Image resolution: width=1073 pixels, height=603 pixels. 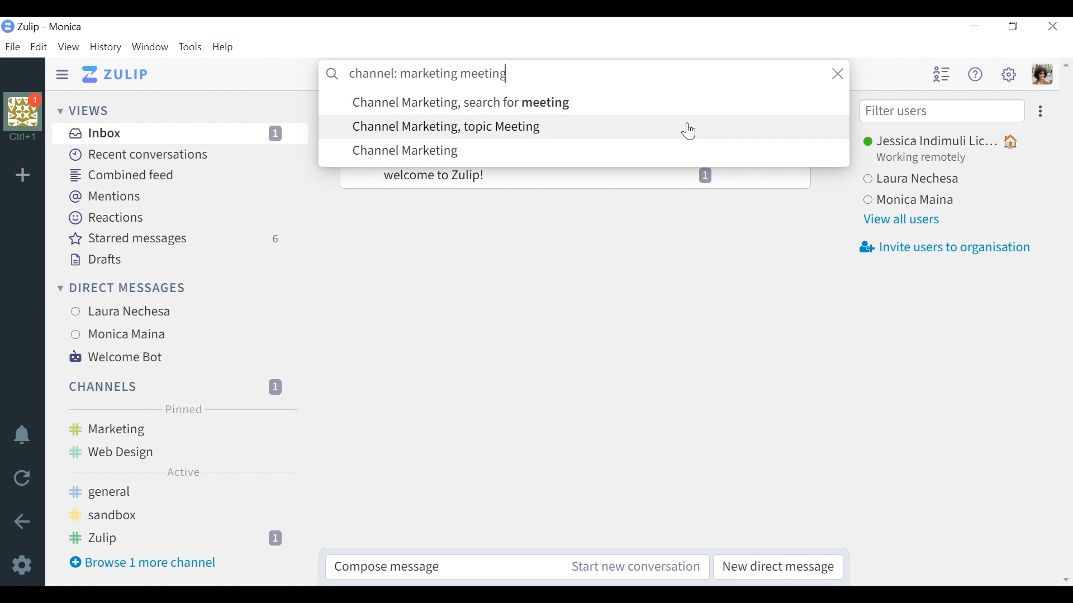 What do you see at coordinates (21, 479) in the screenshot?
I see `Reload` at bounding box center [21, 479].